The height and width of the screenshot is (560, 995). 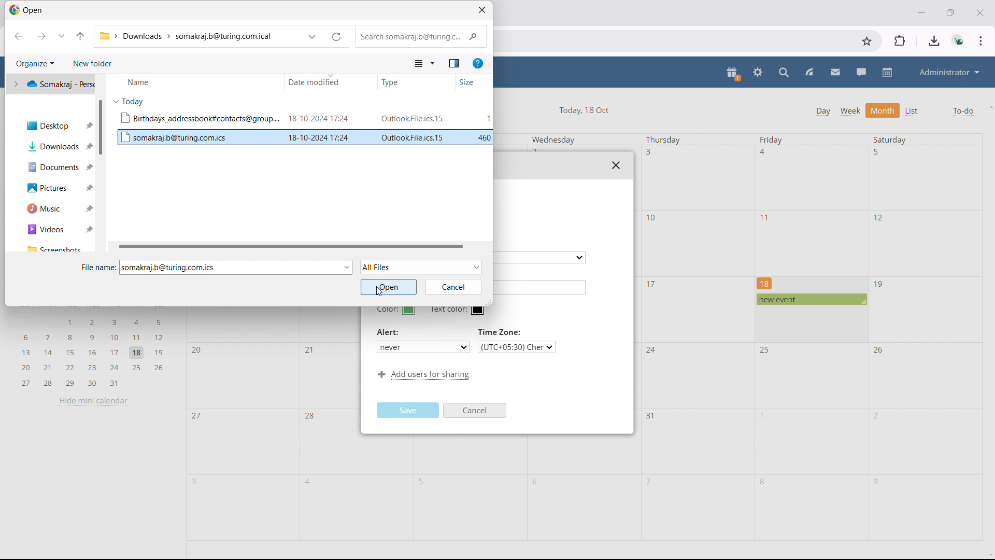 What do you see at coordinates (171, 137) in the screenshot?
I see `somakraj.b@turing.com.ics` at bounding box center [171, 137].